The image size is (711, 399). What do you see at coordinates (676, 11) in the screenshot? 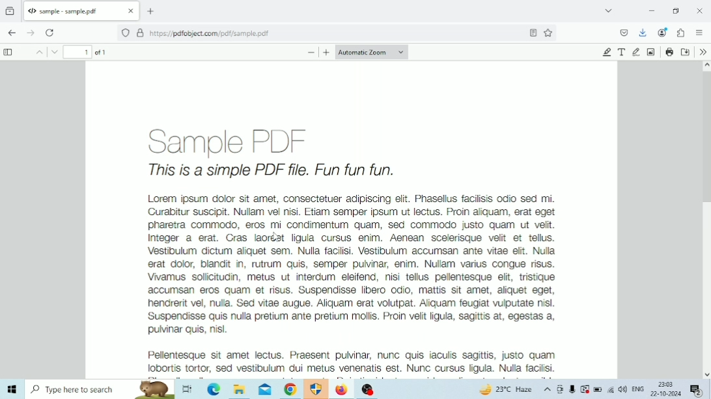
I see `Restore Down` at bounding box center [676, 11].